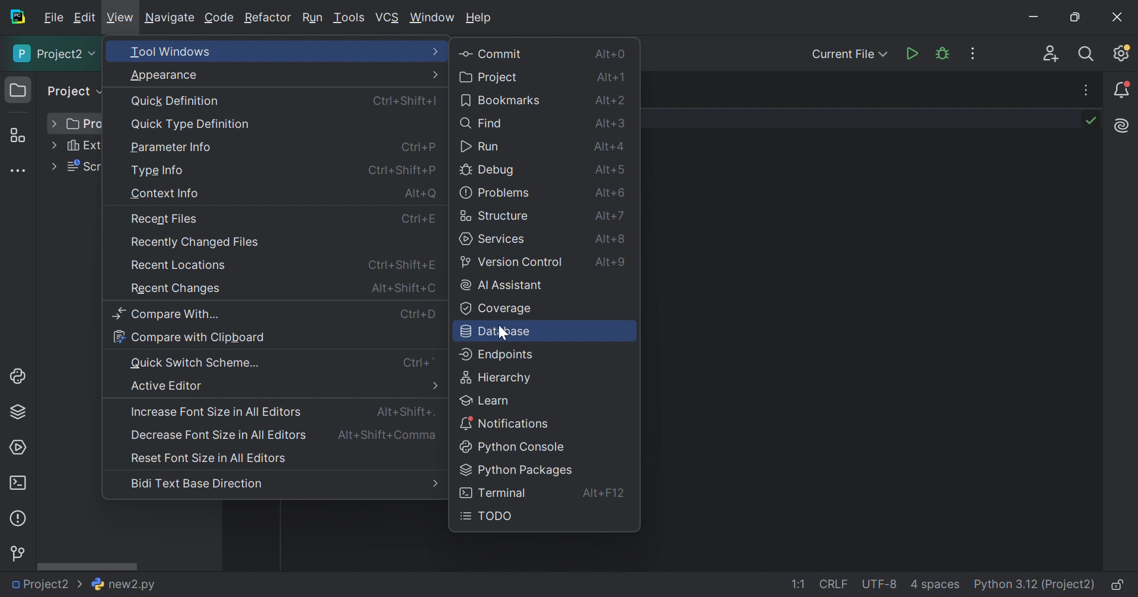 This screenshot has height=597, width=1138. I want to click on Alt+3, so click(611, 124).